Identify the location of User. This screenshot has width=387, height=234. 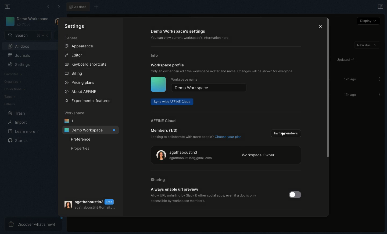
(58, 22).